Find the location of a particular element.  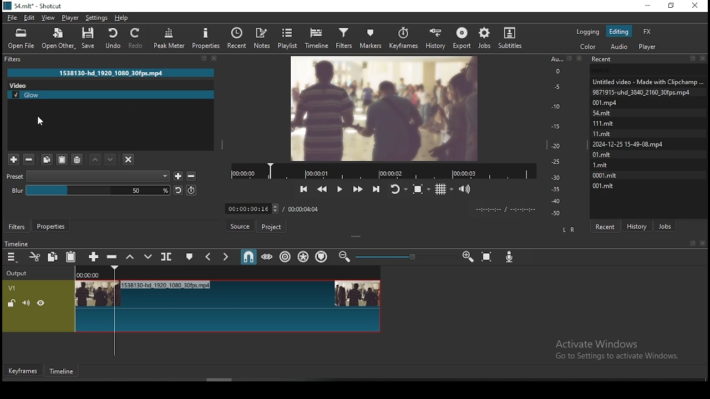

deselect filter is located at coordinates (129, 160).